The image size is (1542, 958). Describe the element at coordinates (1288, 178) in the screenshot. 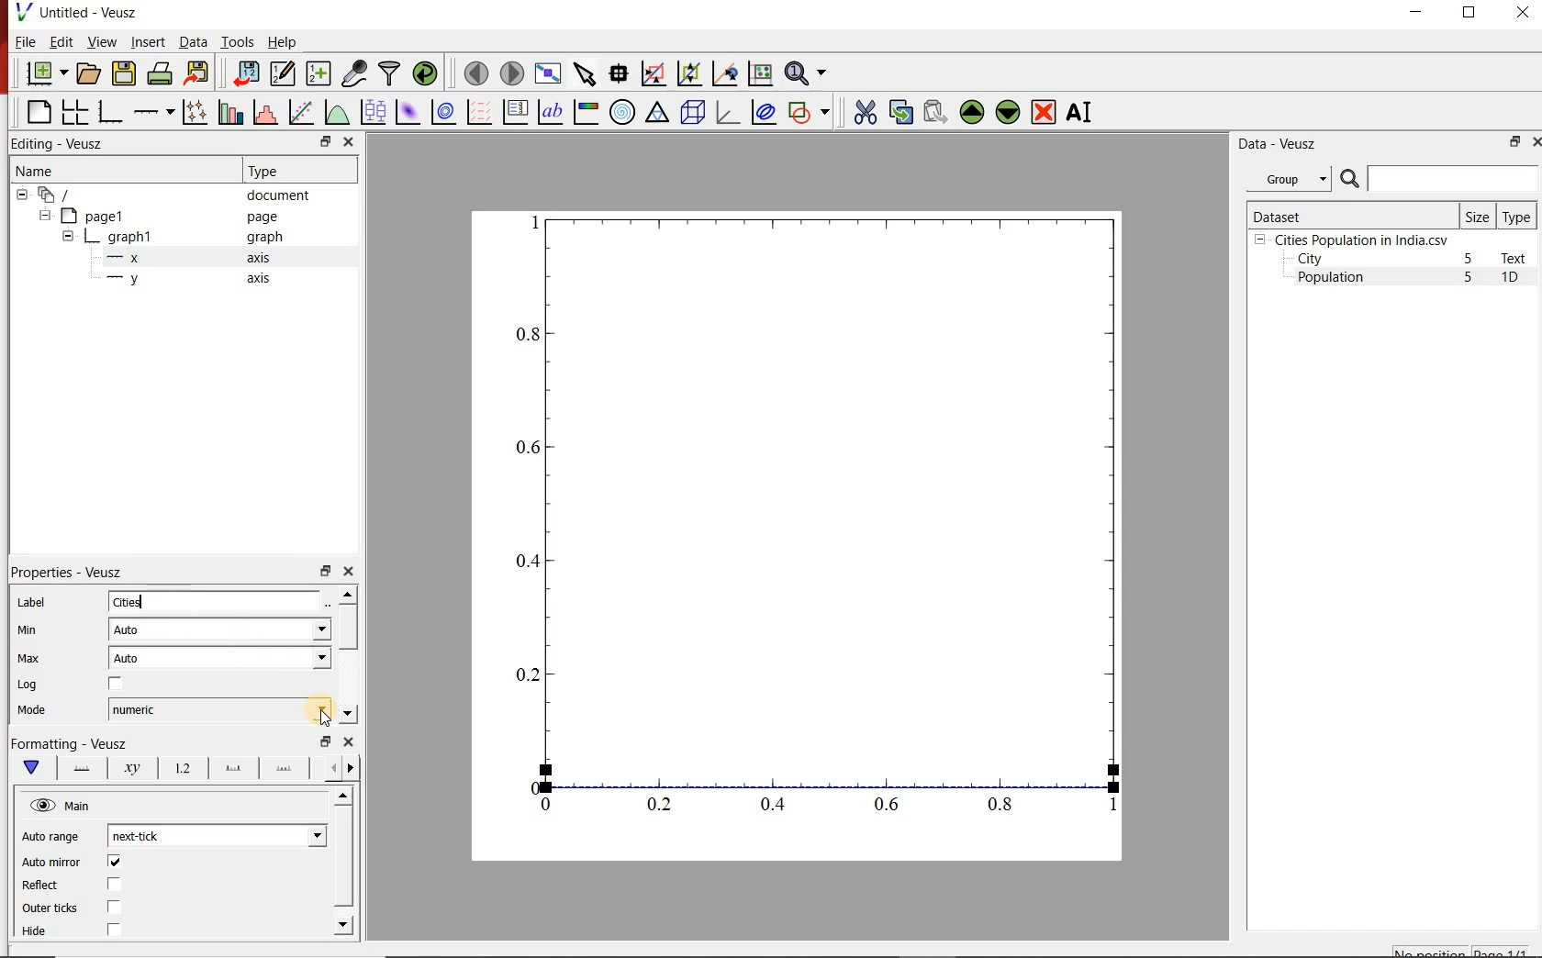

I see `Group datasets with property given` at that location.